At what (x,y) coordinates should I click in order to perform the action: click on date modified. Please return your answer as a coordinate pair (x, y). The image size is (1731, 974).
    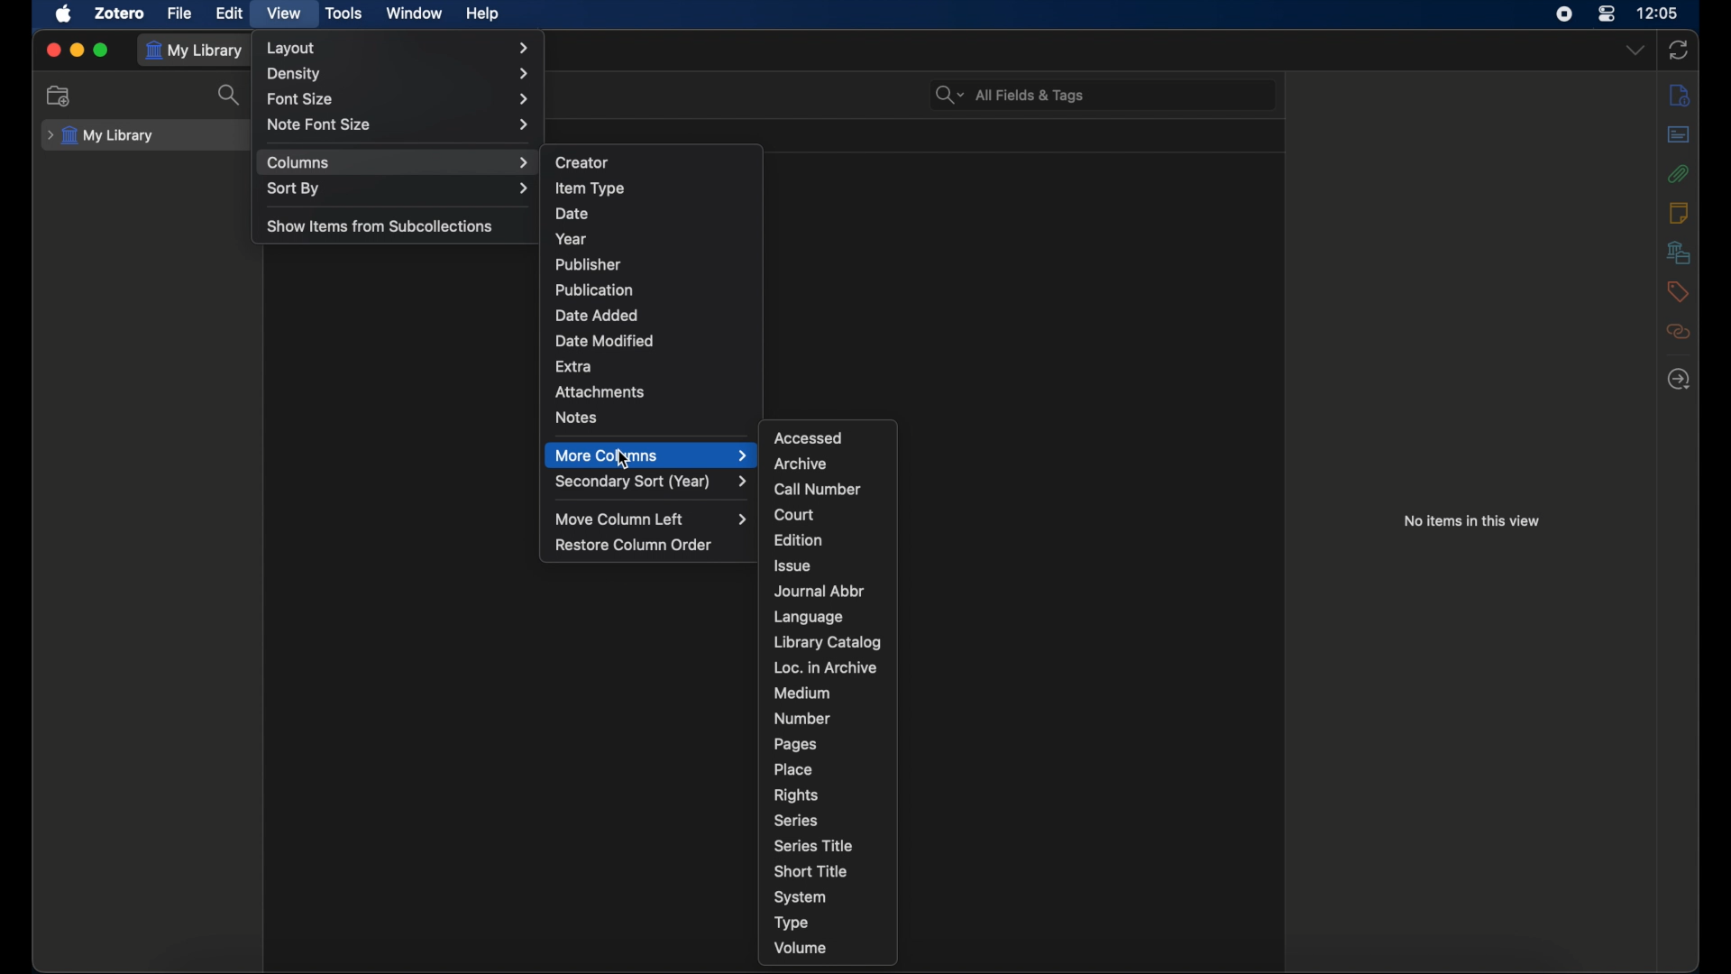
    Looking at the image, I should click on (606, 341).